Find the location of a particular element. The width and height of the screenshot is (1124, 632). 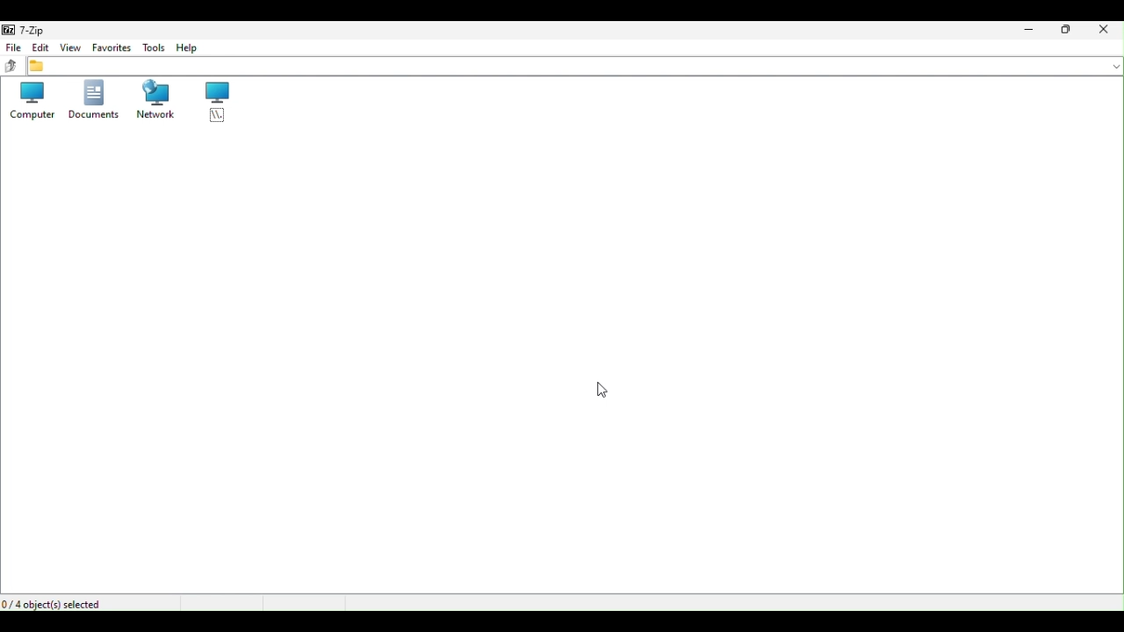

view is located at coordinates (72, 46).